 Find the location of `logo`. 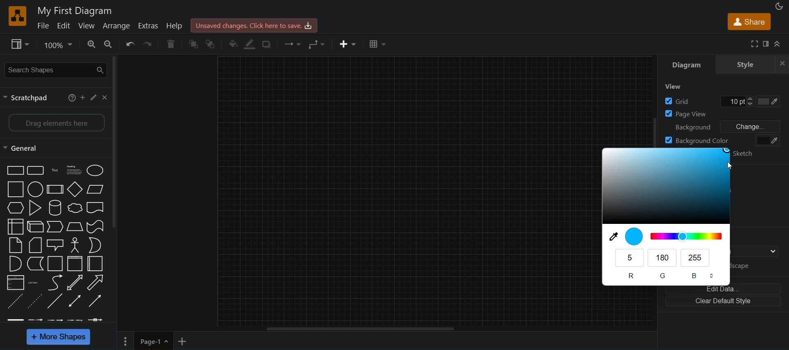

logo is located at coordinates (18, 15).